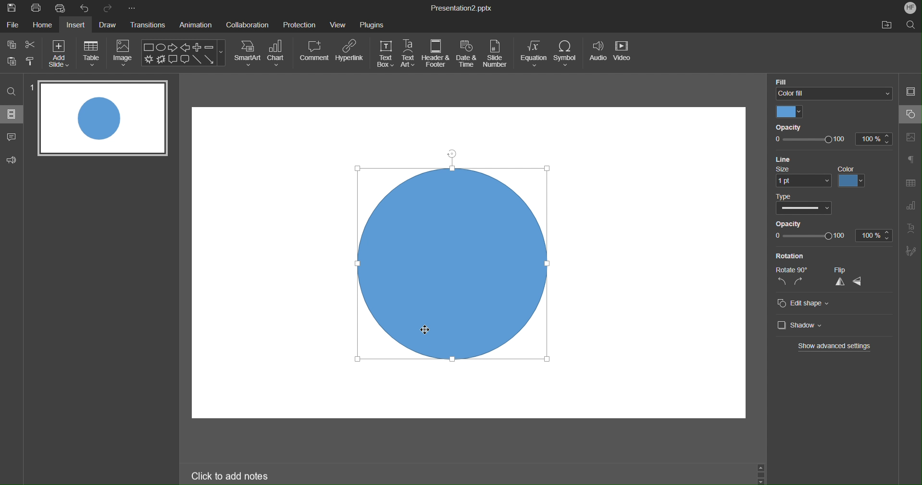 The height and width of the screenshot is (485, 922). What do you see at coordinates (299, 24) in the screenshot?
I see `Protection` at bounding box center [299, 24].